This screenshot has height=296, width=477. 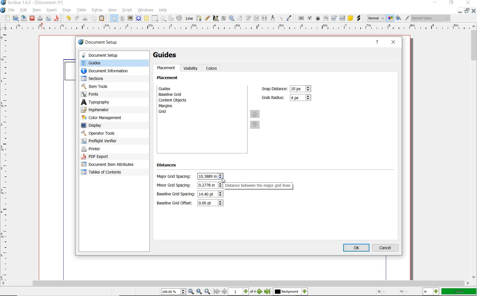 What do you see at coordinates (175, 88) in the screenshot?
I see `guides` at bounding box center [175, 88].